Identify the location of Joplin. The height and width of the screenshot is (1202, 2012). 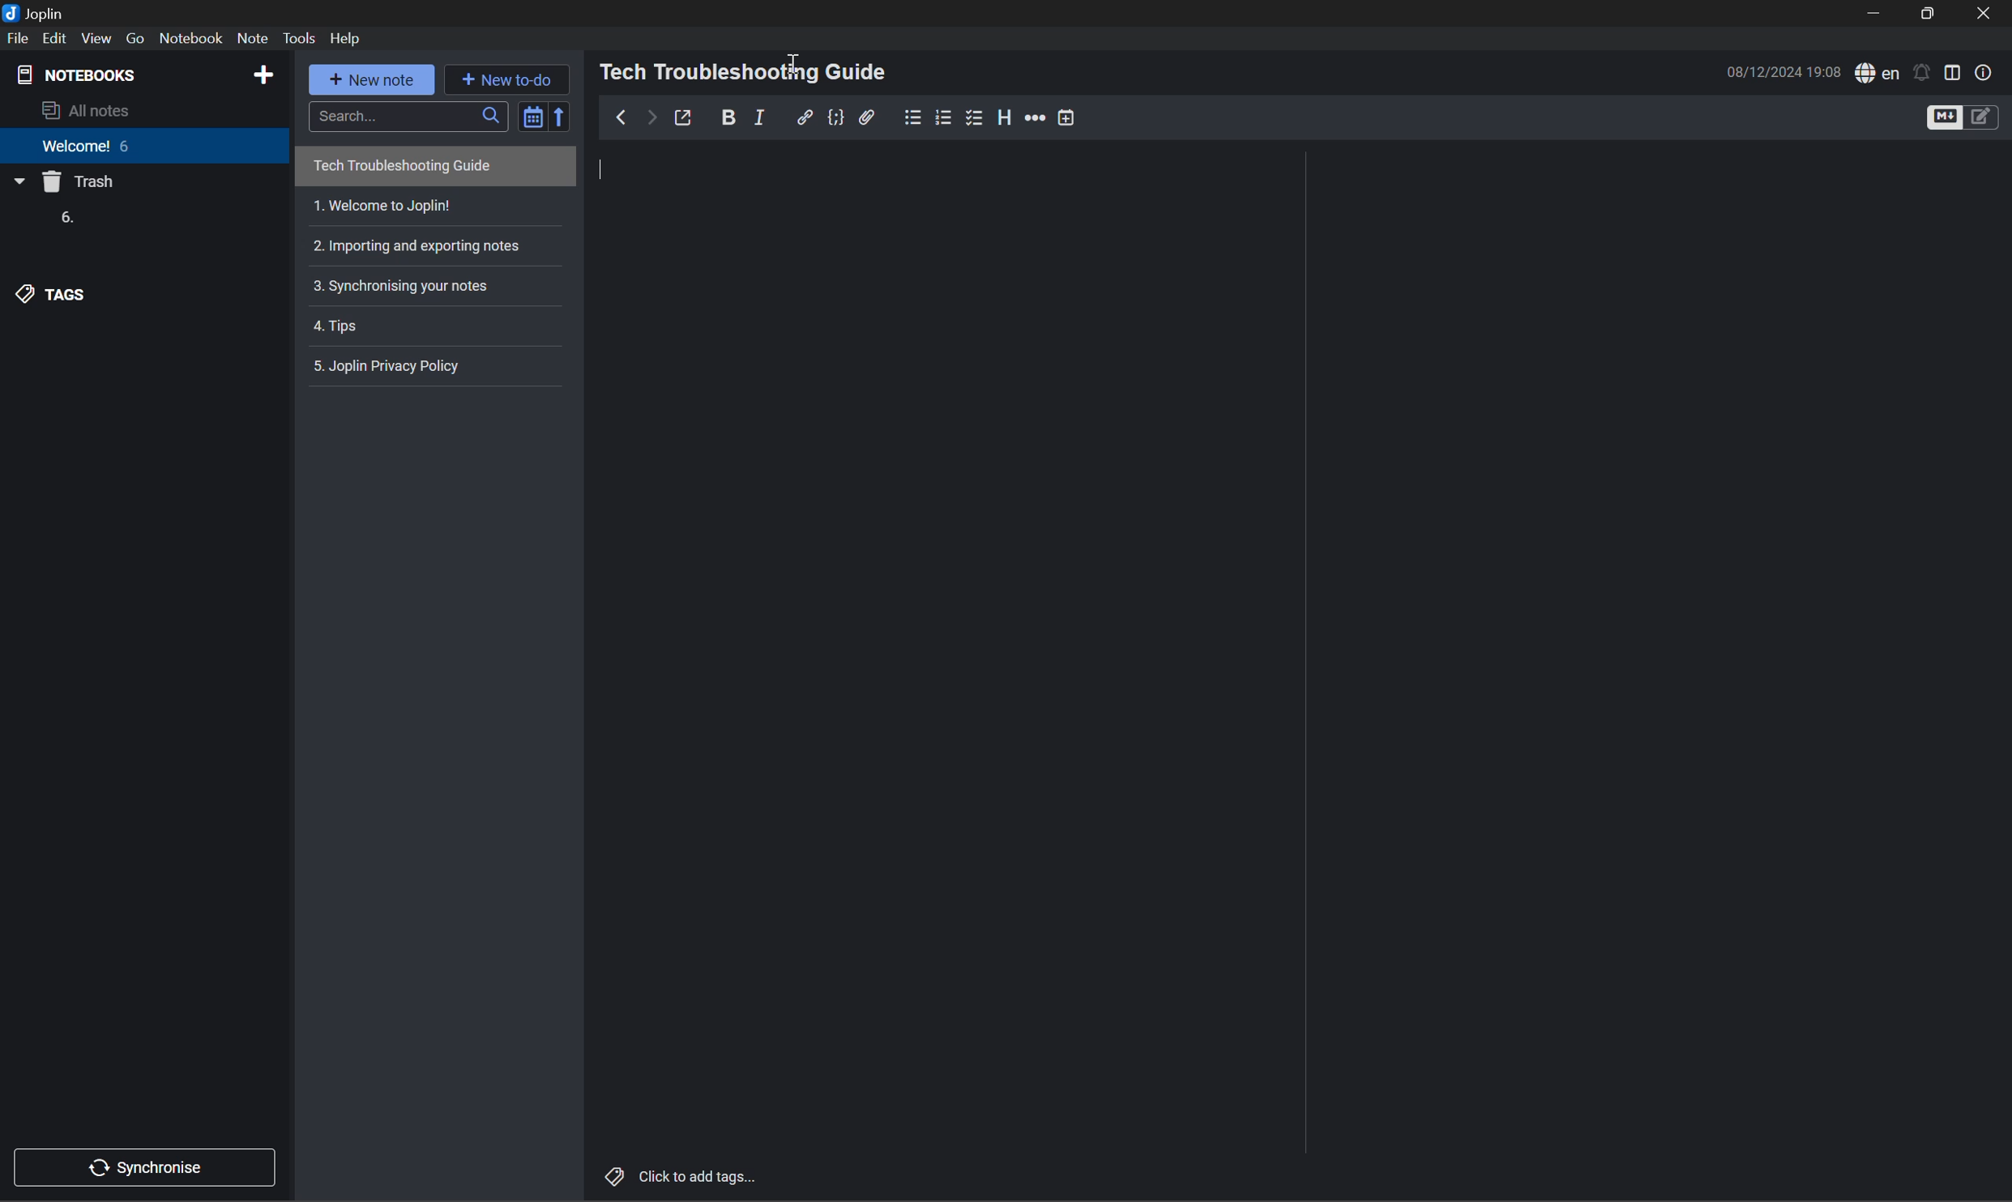
(36, 11).